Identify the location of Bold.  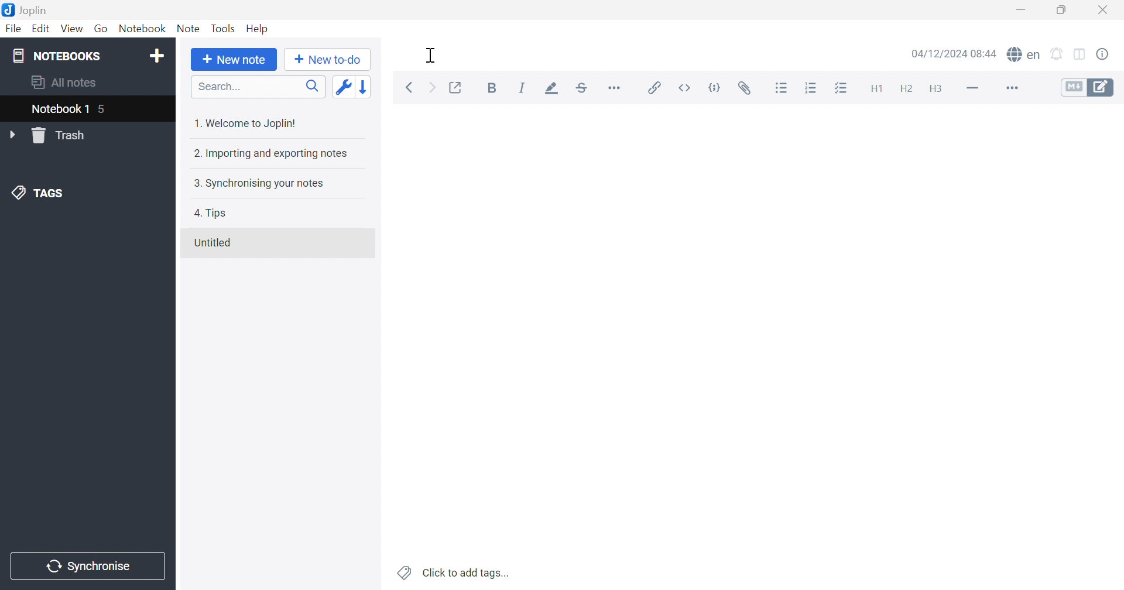
(491, 87).